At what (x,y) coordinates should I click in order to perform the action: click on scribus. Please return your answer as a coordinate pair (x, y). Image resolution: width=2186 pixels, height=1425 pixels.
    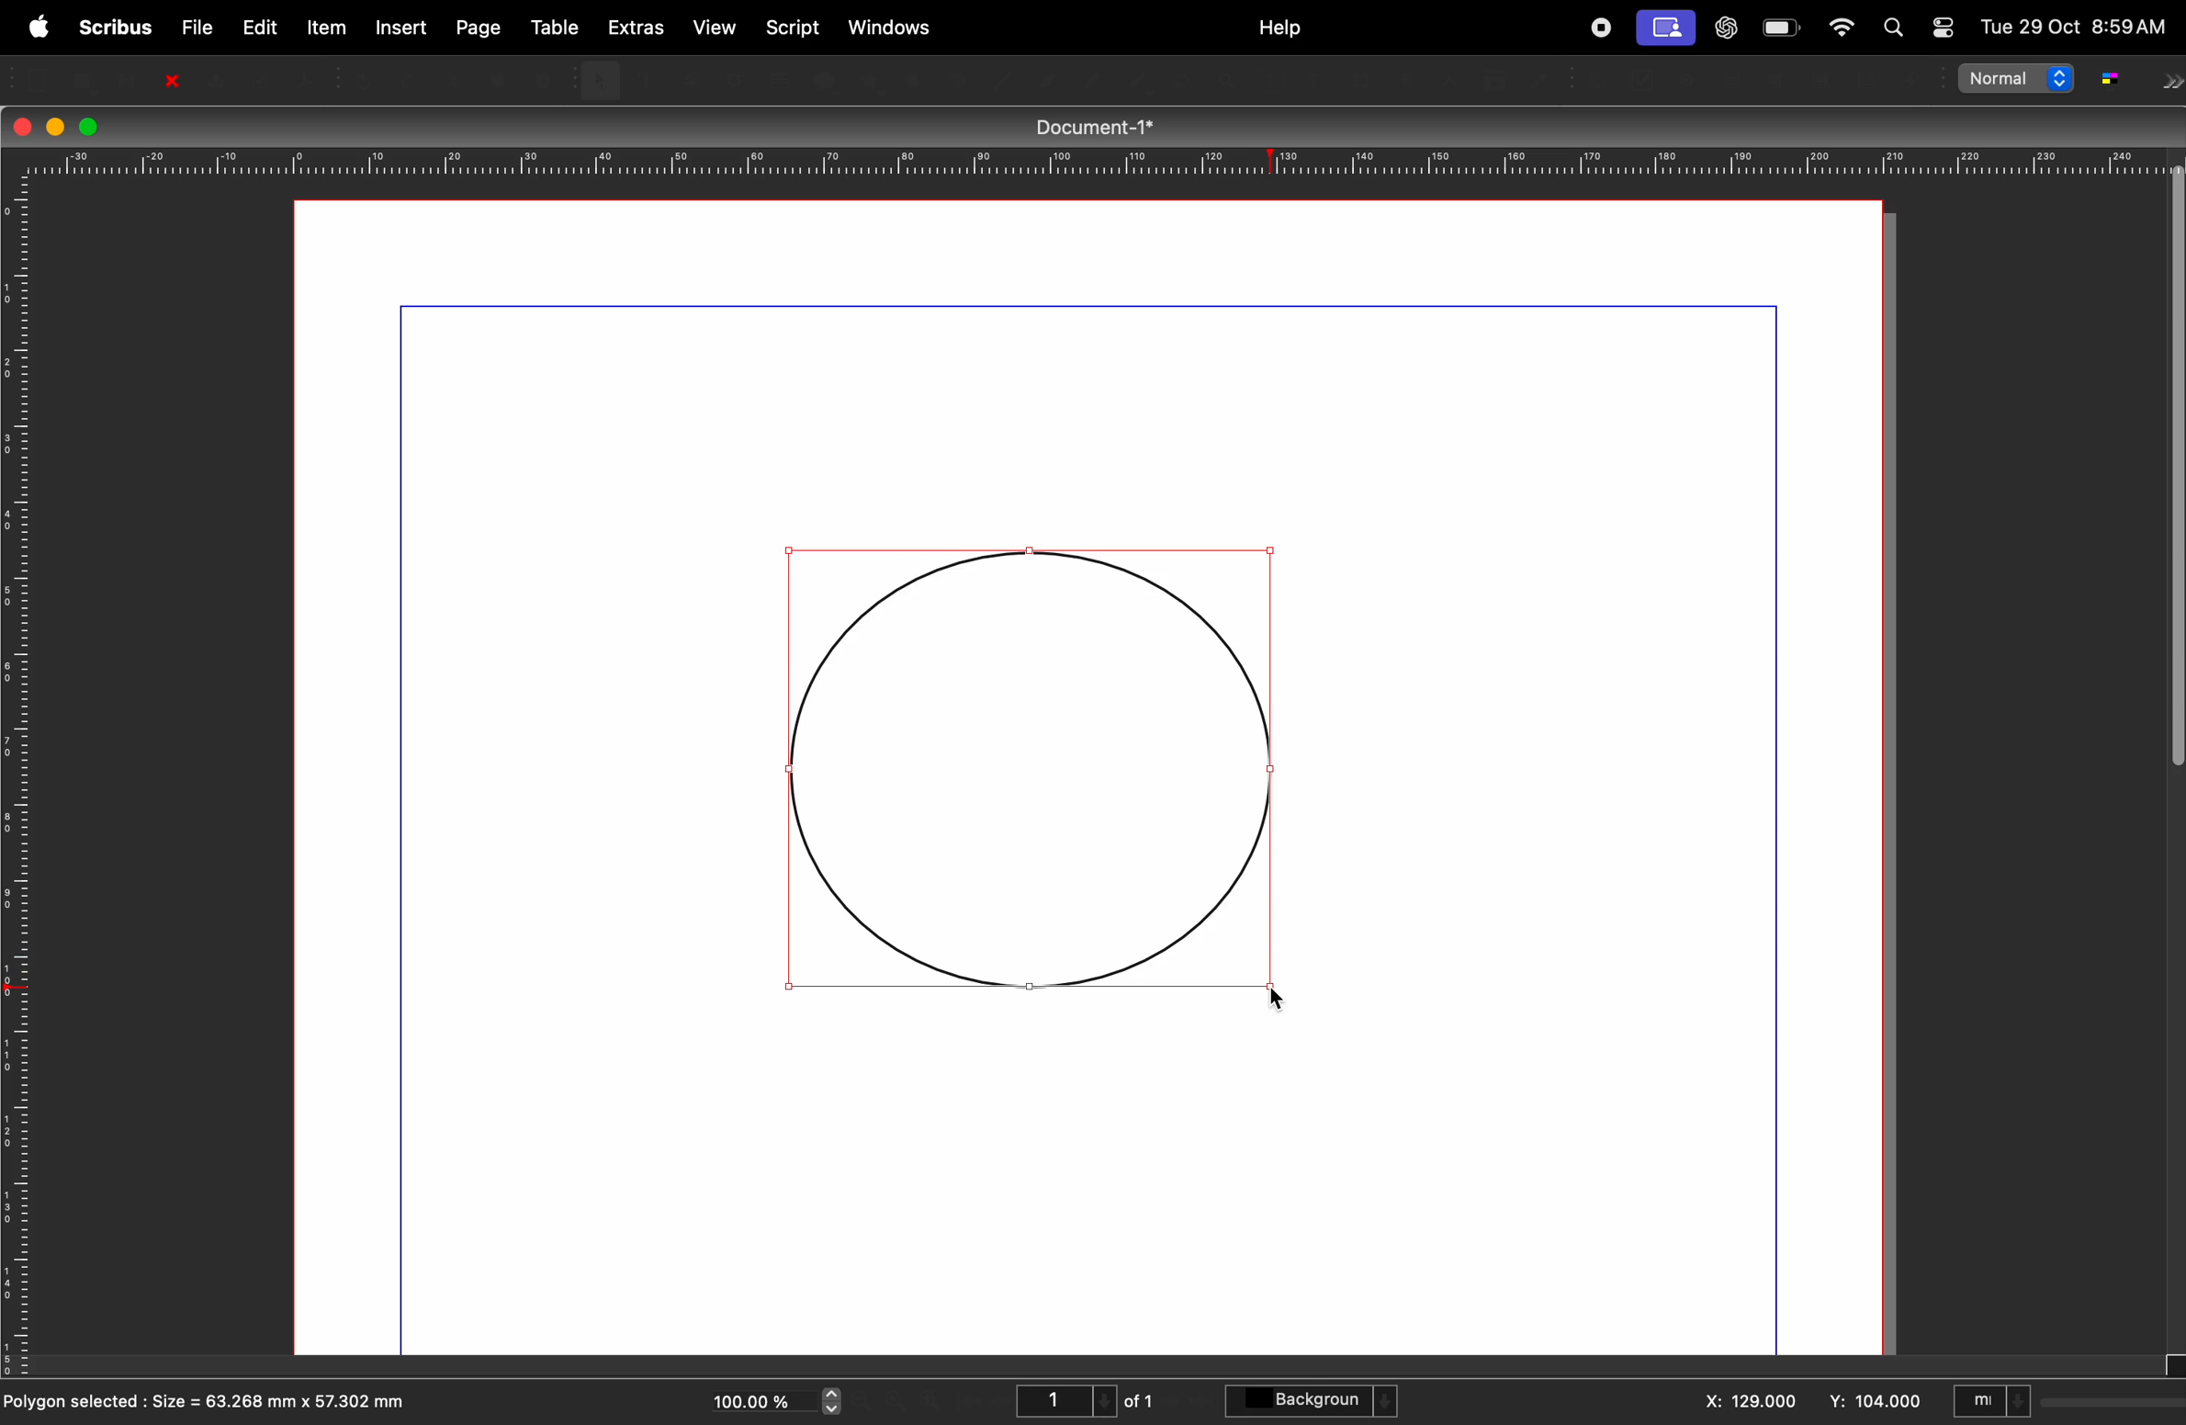
    Looking at the image, I should click on (111, 28).